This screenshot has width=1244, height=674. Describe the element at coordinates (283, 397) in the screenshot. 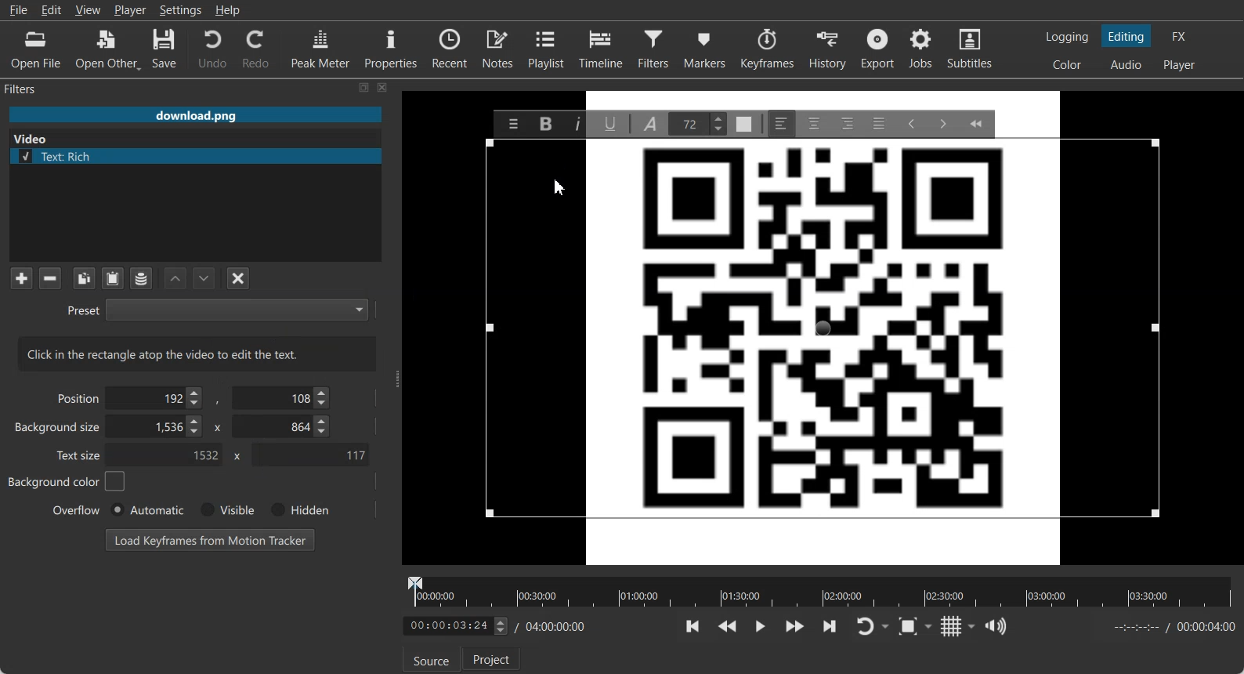

I see `Position Y- Coordinate` at that location.